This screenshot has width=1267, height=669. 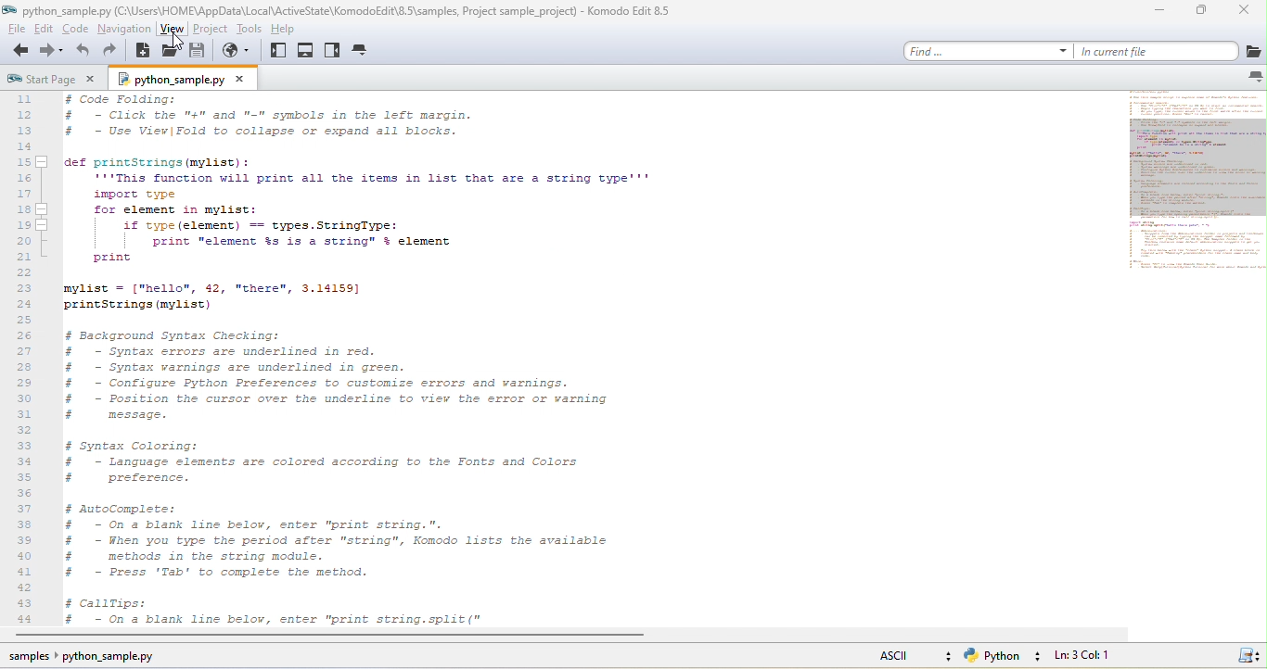 I want to click on title, so click(x=341, y=9).